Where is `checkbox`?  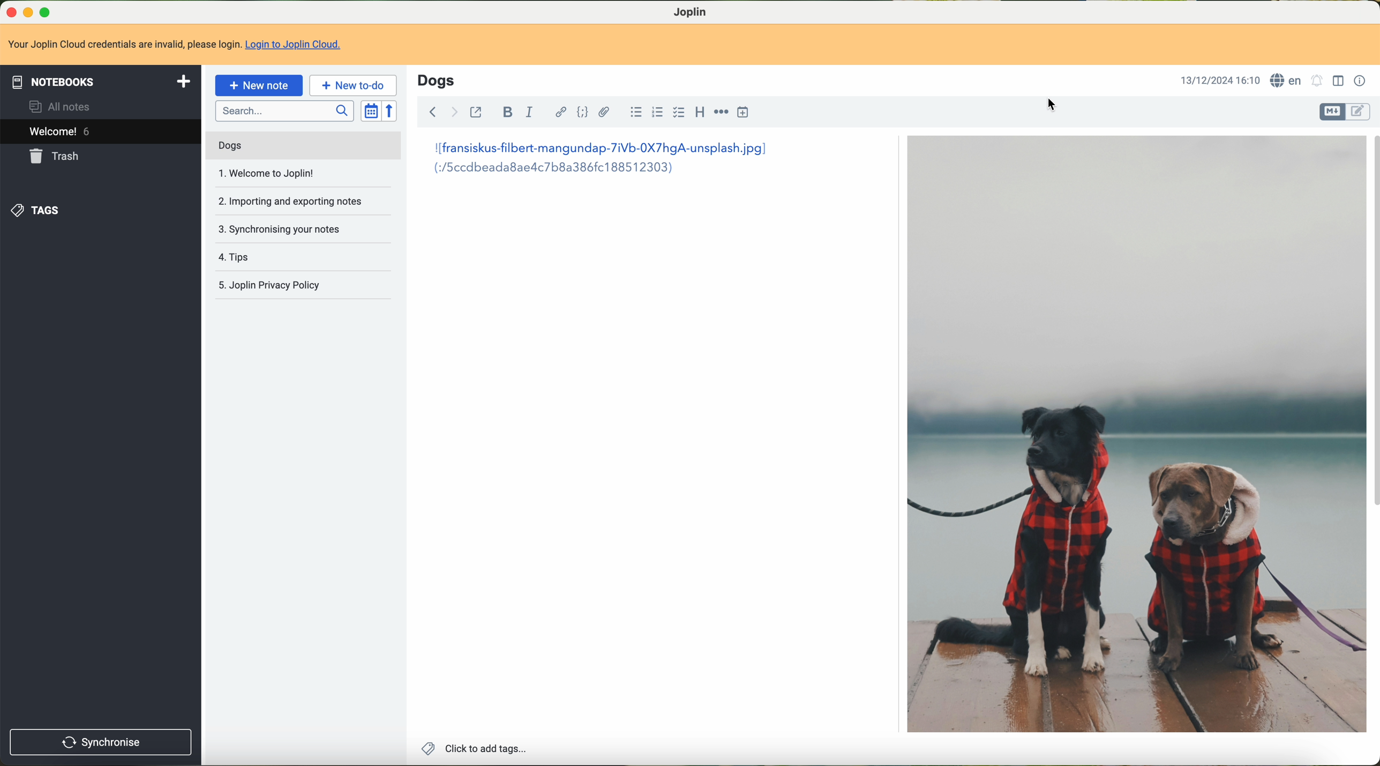
checkbox is located at coordinates (680, 114).